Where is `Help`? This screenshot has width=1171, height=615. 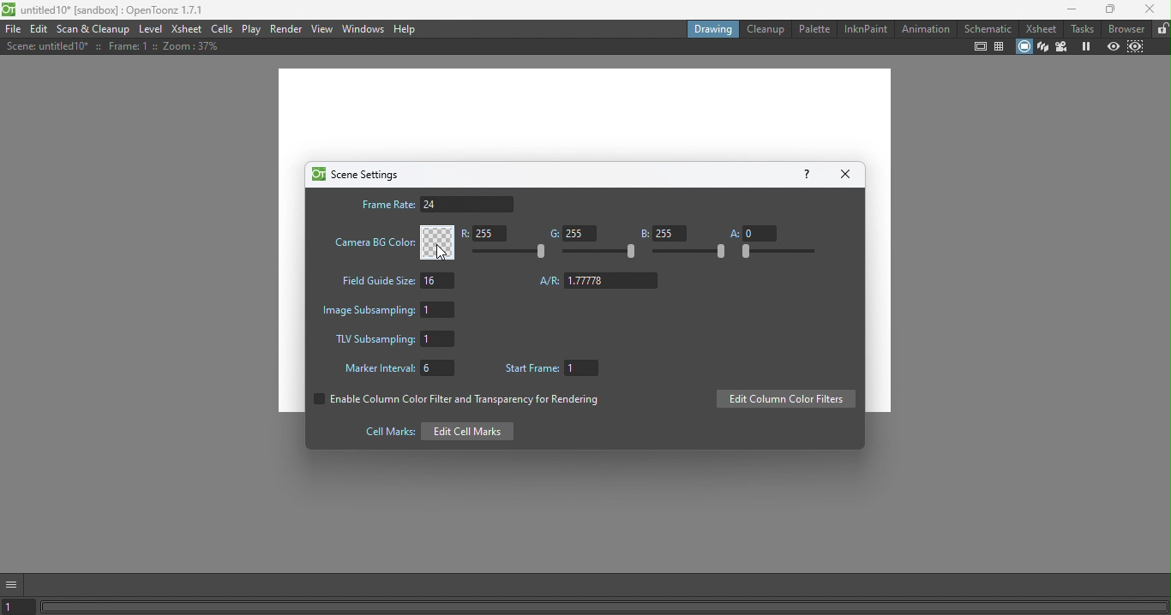
Help is located at coordinates (806, 173).